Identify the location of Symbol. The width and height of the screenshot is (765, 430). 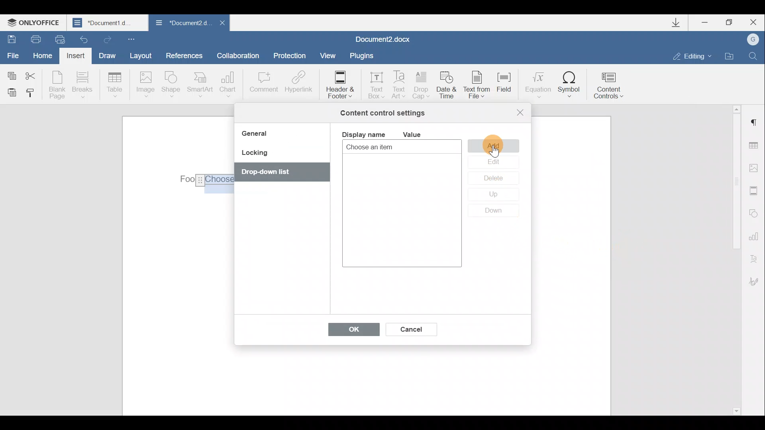
(569, 84).